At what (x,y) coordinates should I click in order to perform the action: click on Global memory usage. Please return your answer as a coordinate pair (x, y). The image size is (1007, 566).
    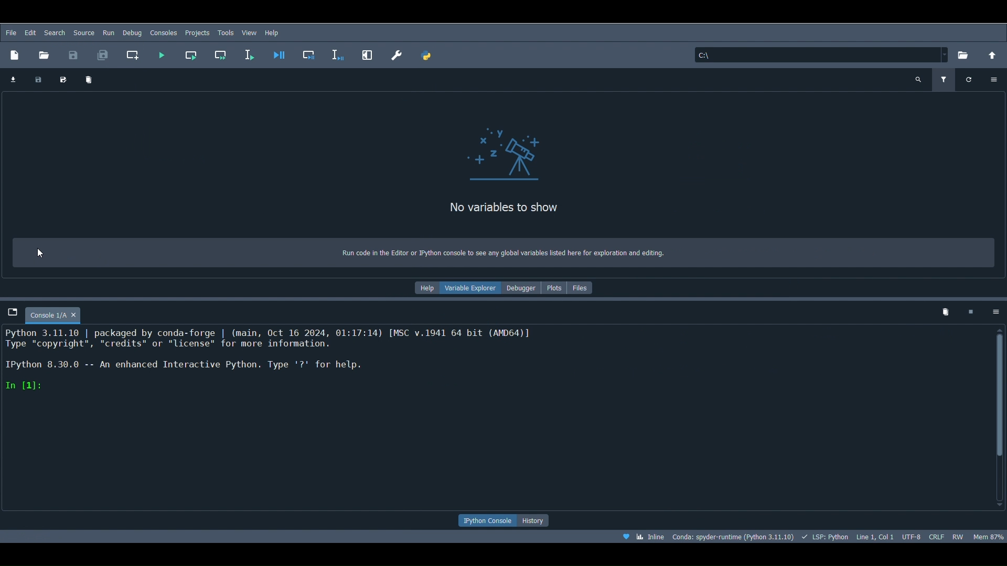
    Looking at the image, I should click on (989, 534).